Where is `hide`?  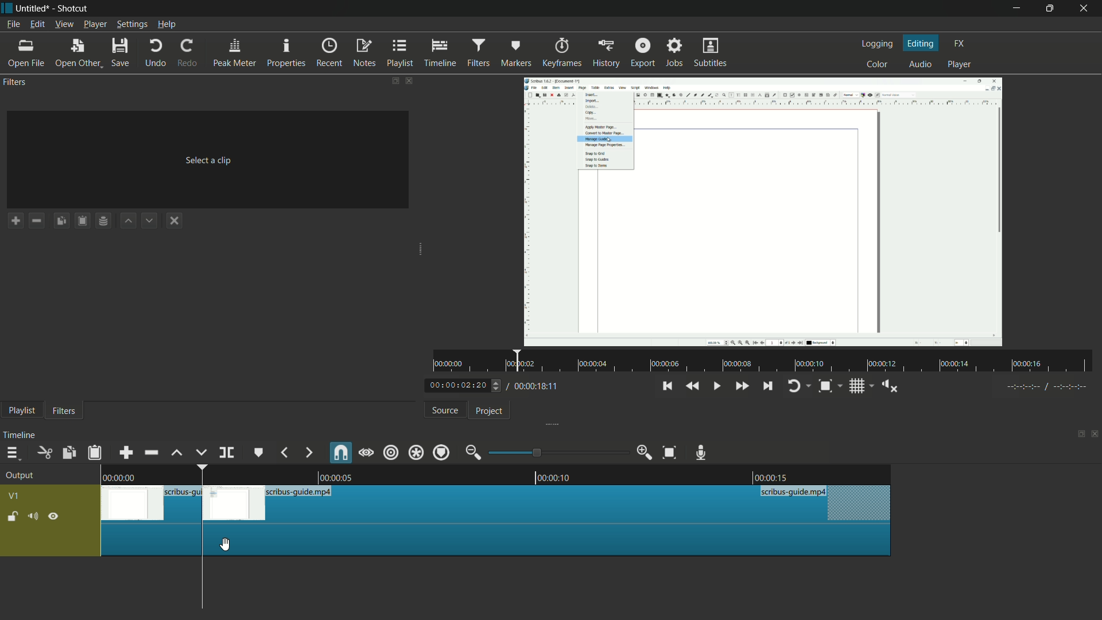
hide is located at coordinates (54, 517).